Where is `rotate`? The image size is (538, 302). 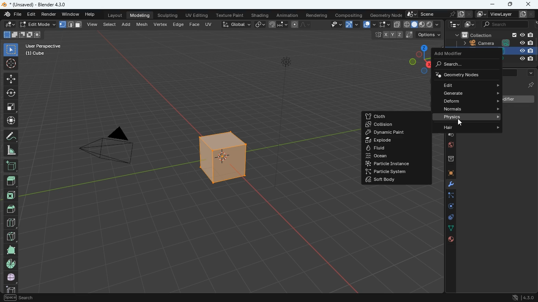
rotate is located at coordinates (10, 93).